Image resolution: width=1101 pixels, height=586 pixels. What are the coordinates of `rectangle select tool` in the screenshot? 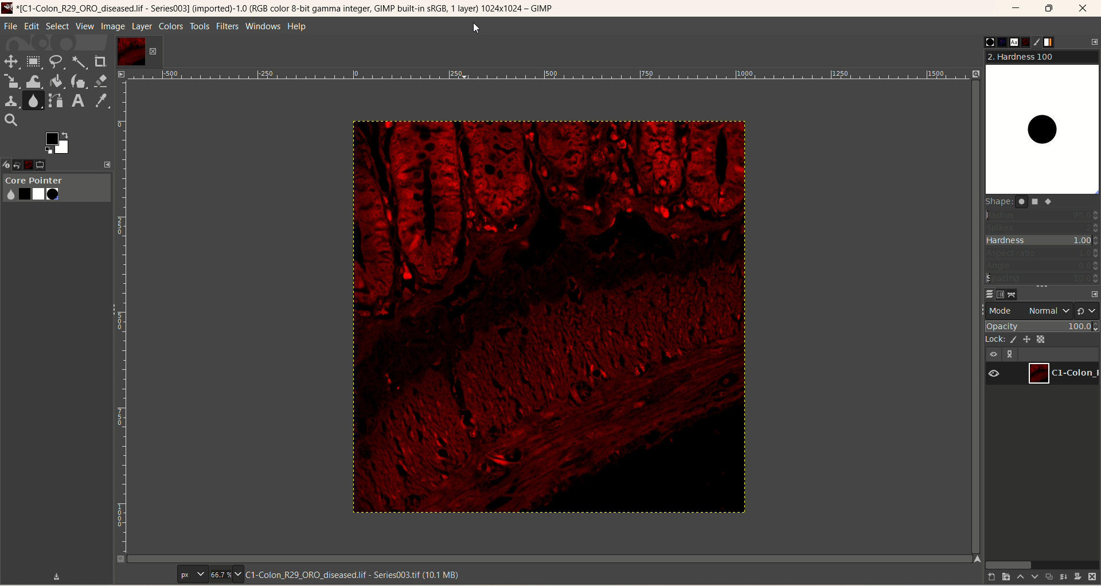 It's located at (33, 61).